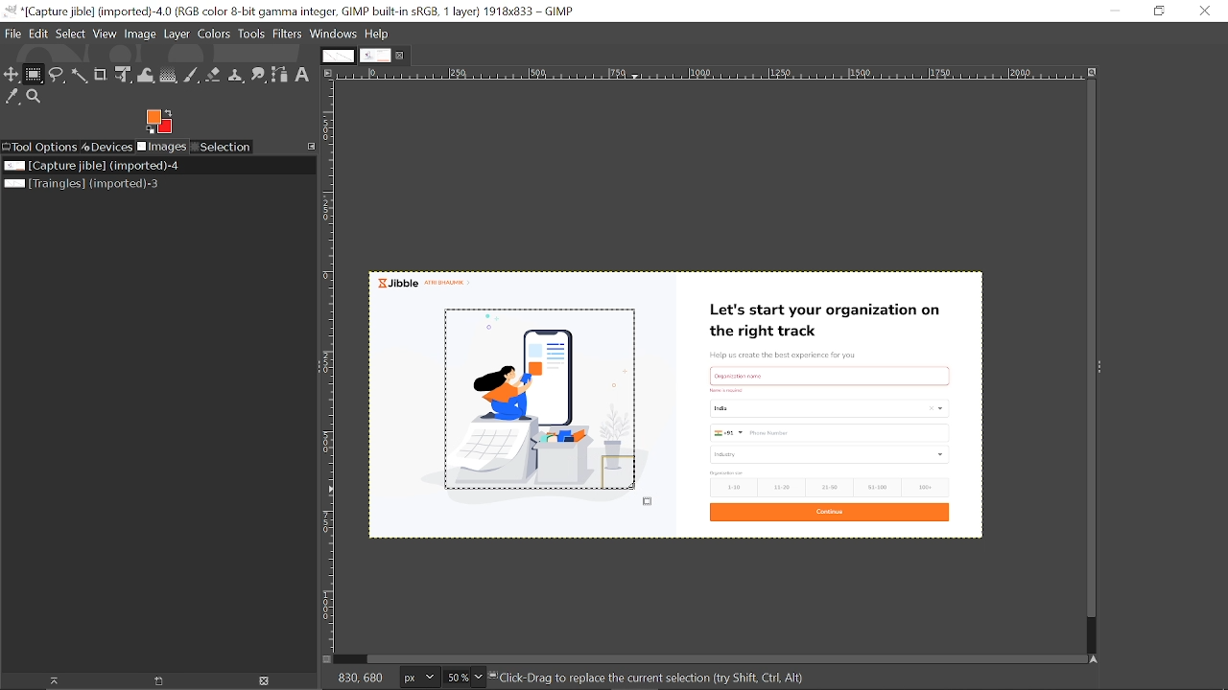 The image size is (1228, 690). Describe the element at coordinates (314, 370) in the screenshot. I see `Sidebar menu` at that location.